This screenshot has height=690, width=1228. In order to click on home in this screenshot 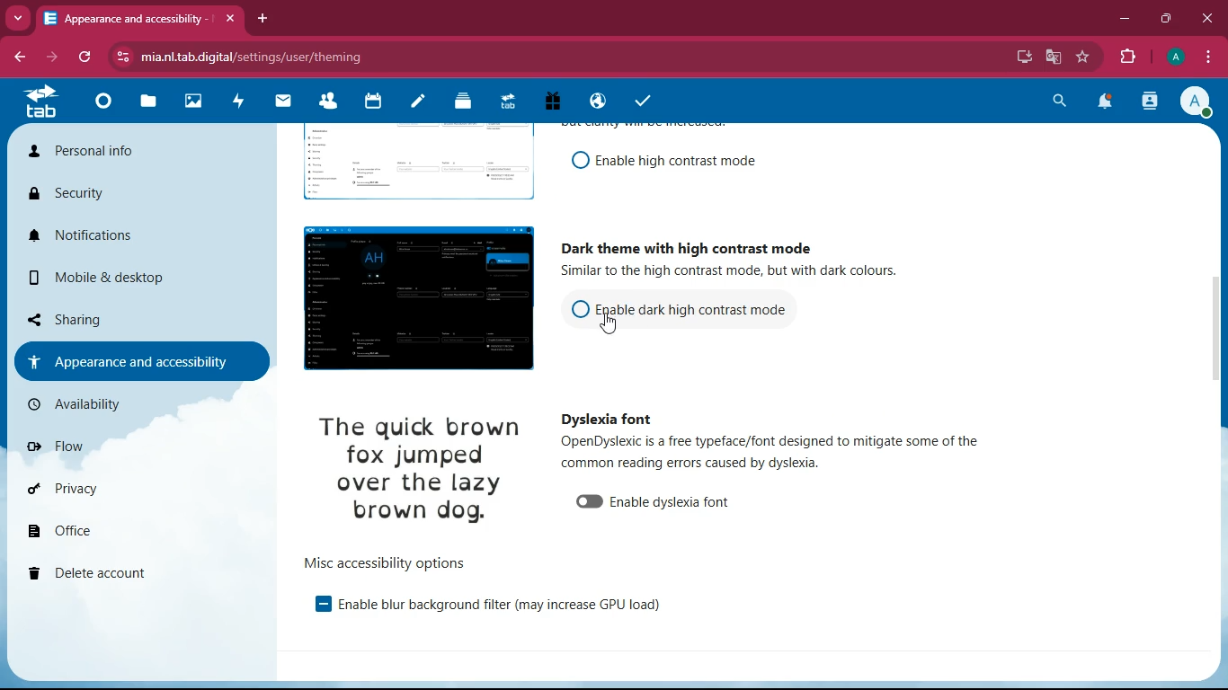, I will do `click(108, 105)`.